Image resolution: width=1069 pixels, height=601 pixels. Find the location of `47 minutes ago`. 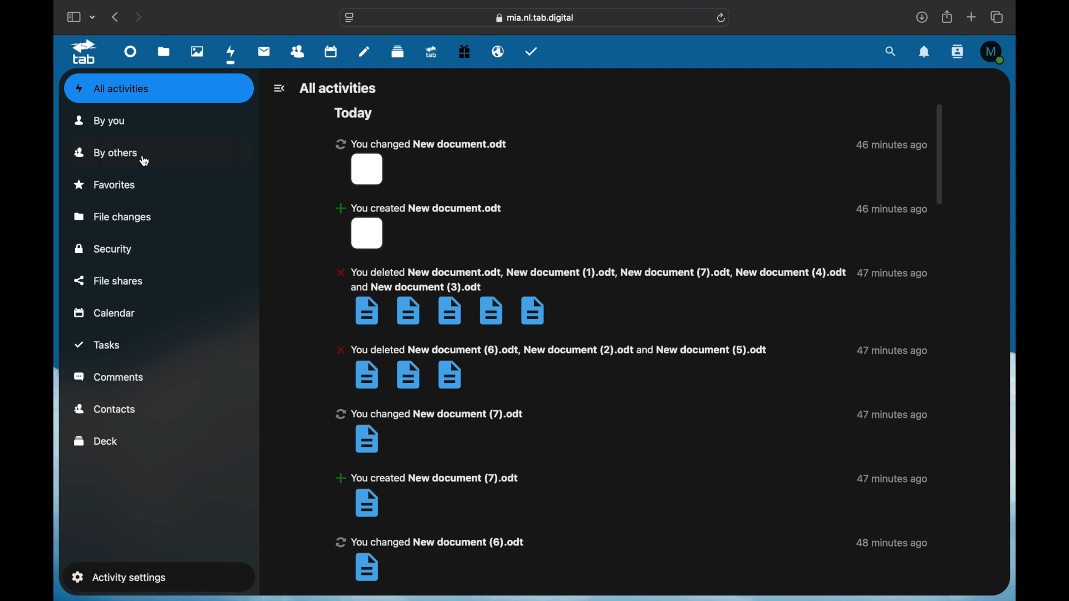

47 minutes ago is located at coordinates (893, 415).